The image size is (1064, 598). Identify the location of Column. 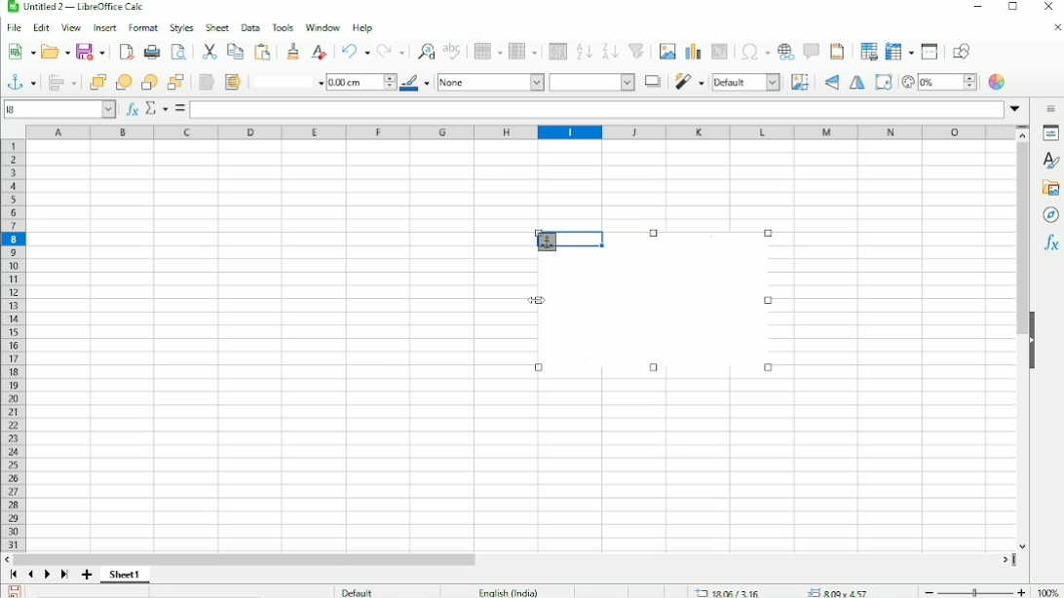
(524, 51).